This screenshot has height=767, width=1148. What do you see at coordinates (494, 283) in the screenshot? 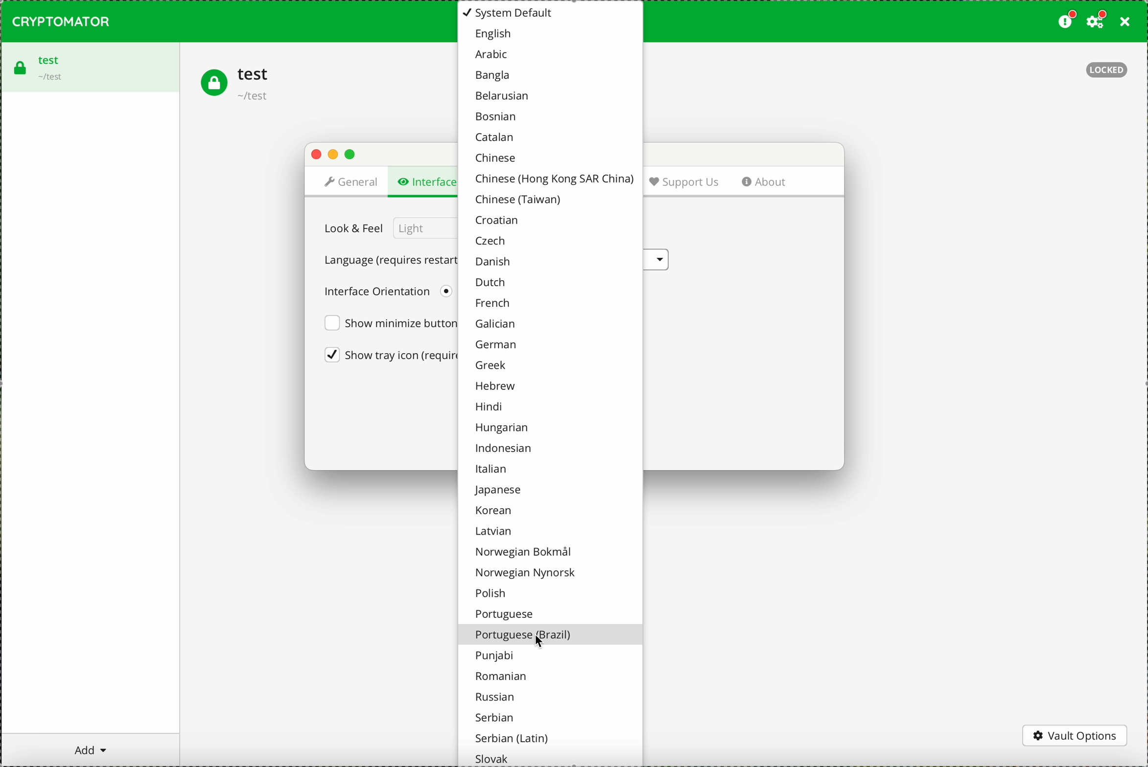
I see `dutch` at bounding box center [494, 283].